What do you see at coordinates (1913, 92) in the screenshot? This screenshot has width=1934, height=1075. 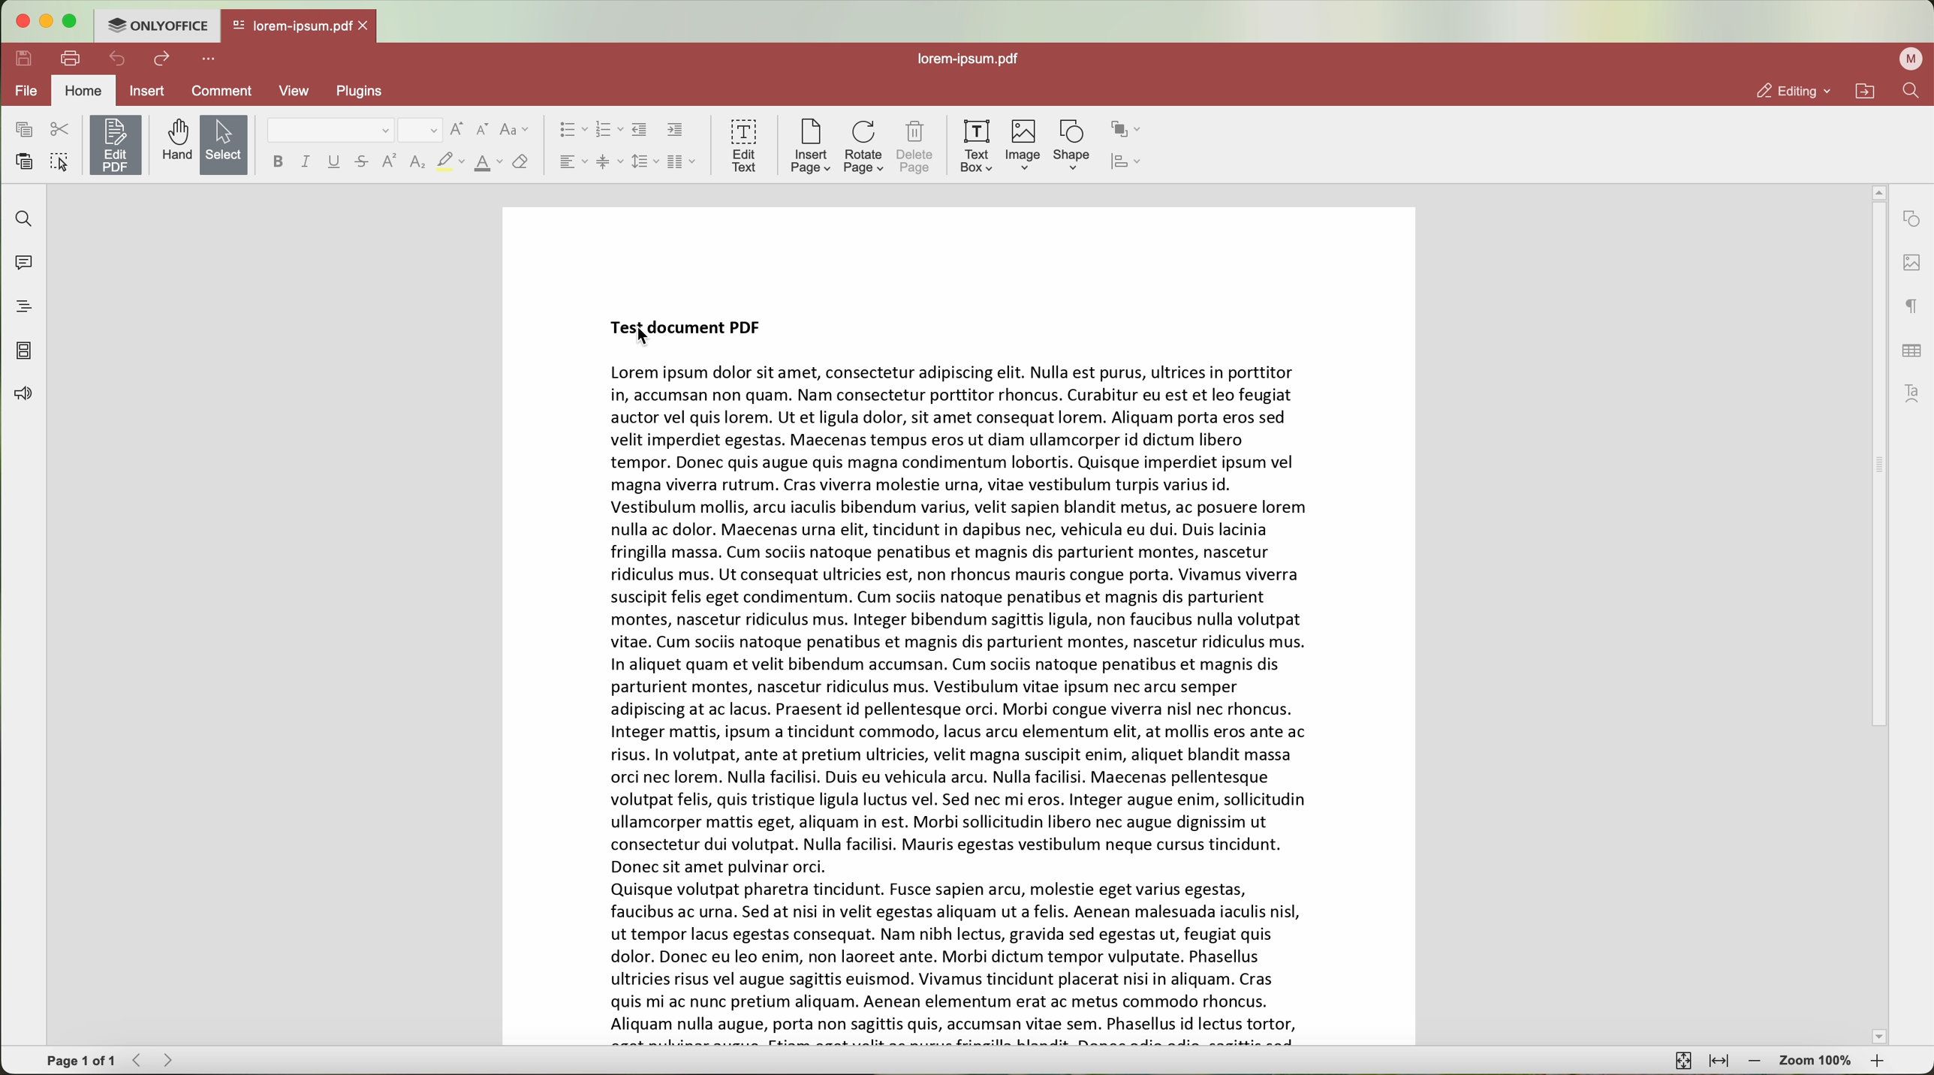 I see `find` at bounding box center [1913, 92].